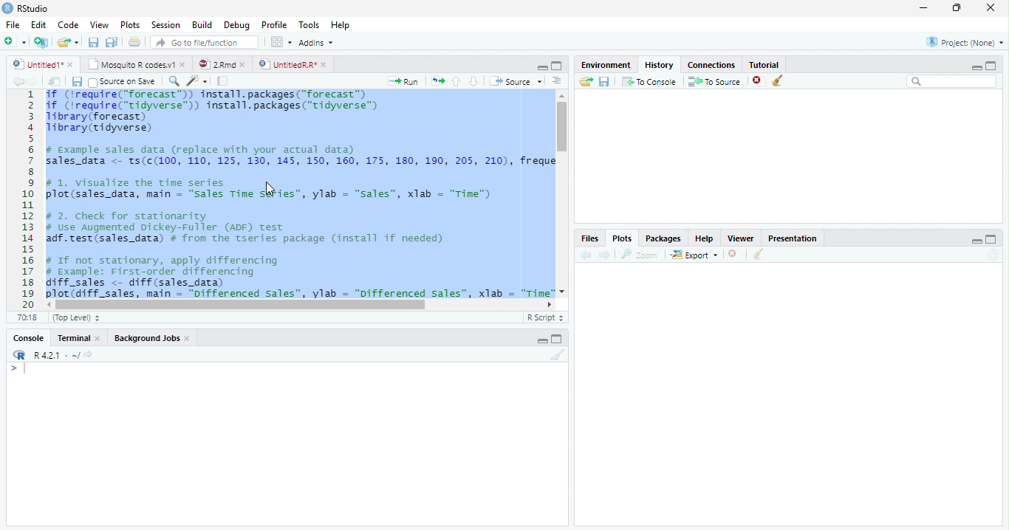 Image resolution: width=1009 pixels, height=530 pixels. Describe the element at coordinates (976, 66) in the screenshot. I see `Minimize` at that location.